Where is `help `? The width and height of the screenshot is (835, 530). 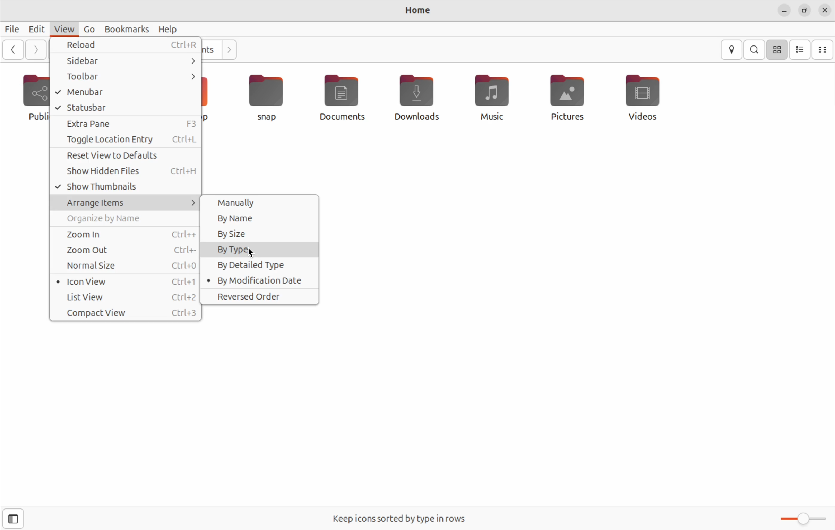
help  is located at coordinates (168, 29).